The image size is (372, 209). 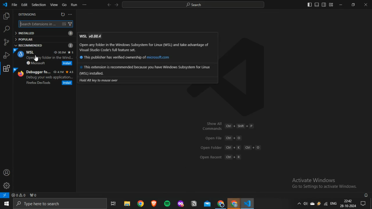 I want to click on Open file Ctrl + O, so click(x=224, y=138).